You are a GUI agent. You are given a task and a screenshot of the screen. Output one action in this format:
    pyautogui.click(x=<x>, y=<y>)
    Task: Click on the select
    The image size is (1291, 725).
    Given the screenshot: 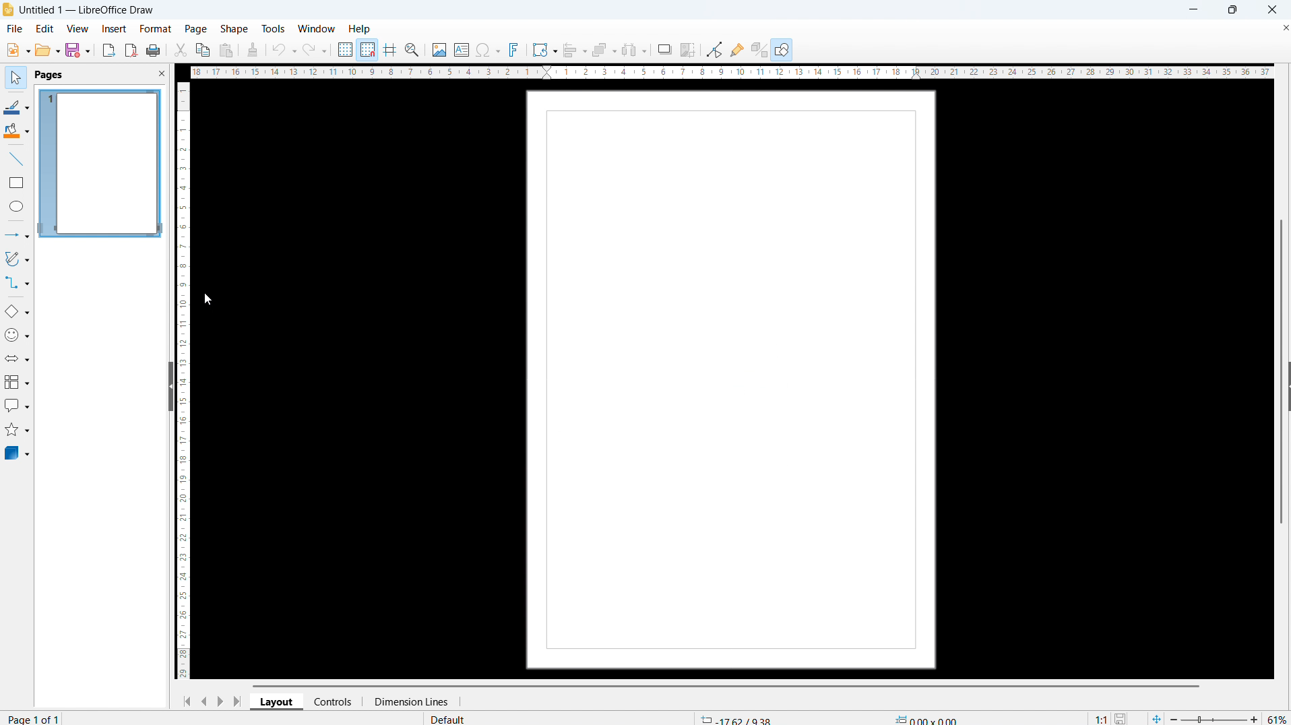 What is the action you would take?
    pyautogui.click(x=15, y=78)
    